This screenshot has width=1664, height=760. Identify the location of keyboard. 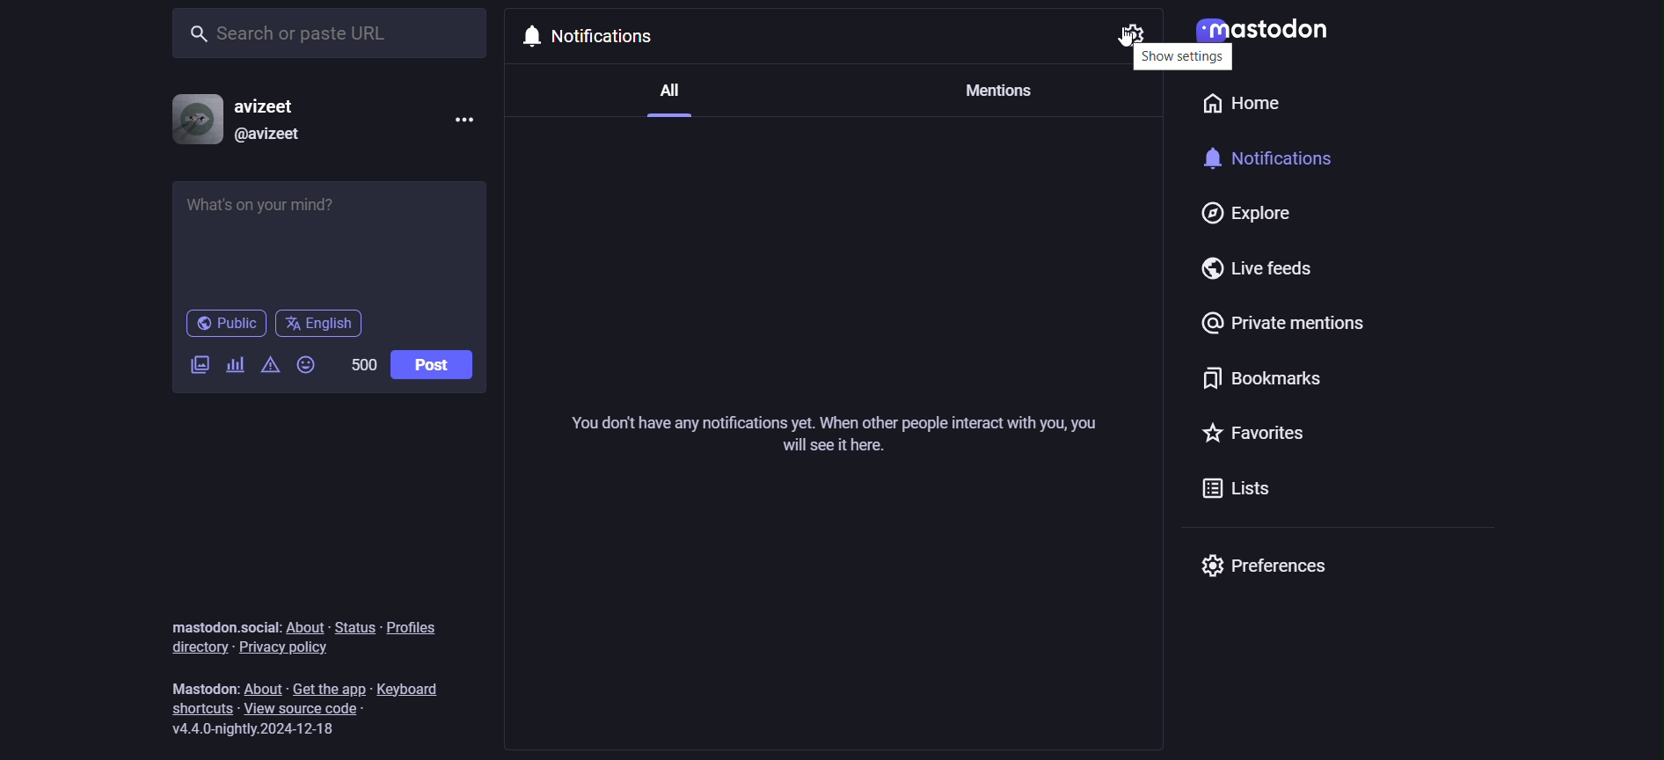
(418, 684).